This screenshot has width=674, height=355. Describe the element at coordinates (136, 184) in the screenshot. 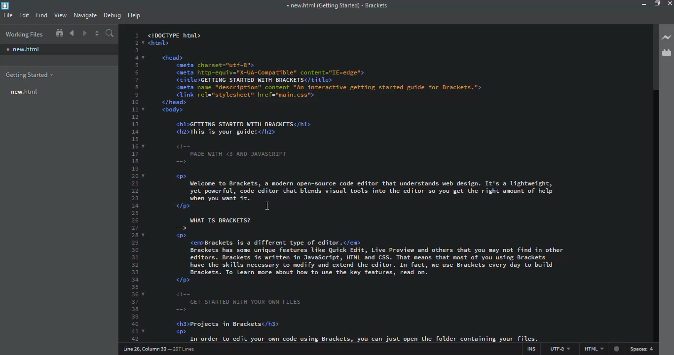

I see `line number` at that location.